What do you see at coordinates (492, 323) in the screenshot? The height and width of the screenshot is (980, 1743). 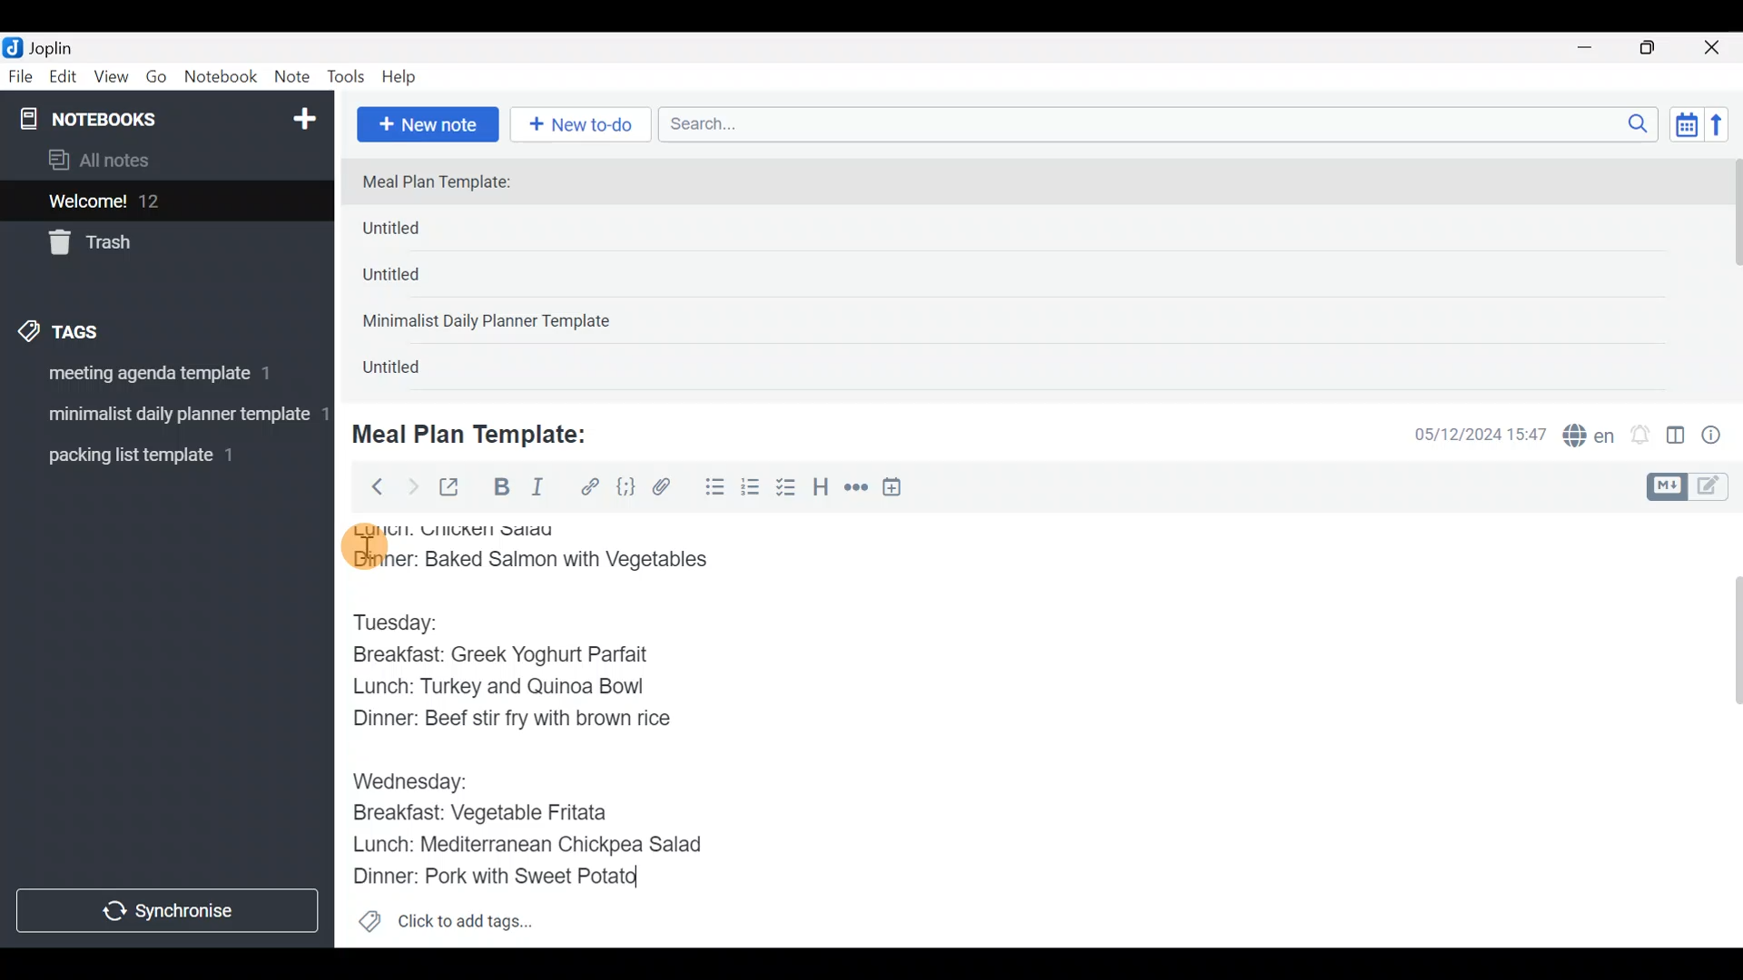 I see `Minimalist Daily Planner Template` at bounding box center [492, 323].